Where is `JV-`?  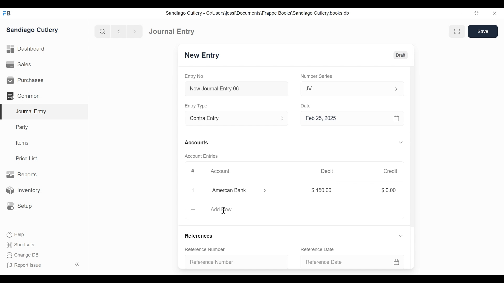 JV- is located at coordinates (346, 88).